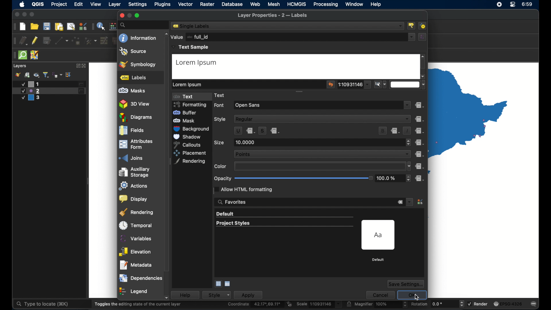 Image resolution: width=551 pixels, height=310 pixels. Describe the element at coordinates (417, 297) in the screenshot. I see `cursor` at that location.